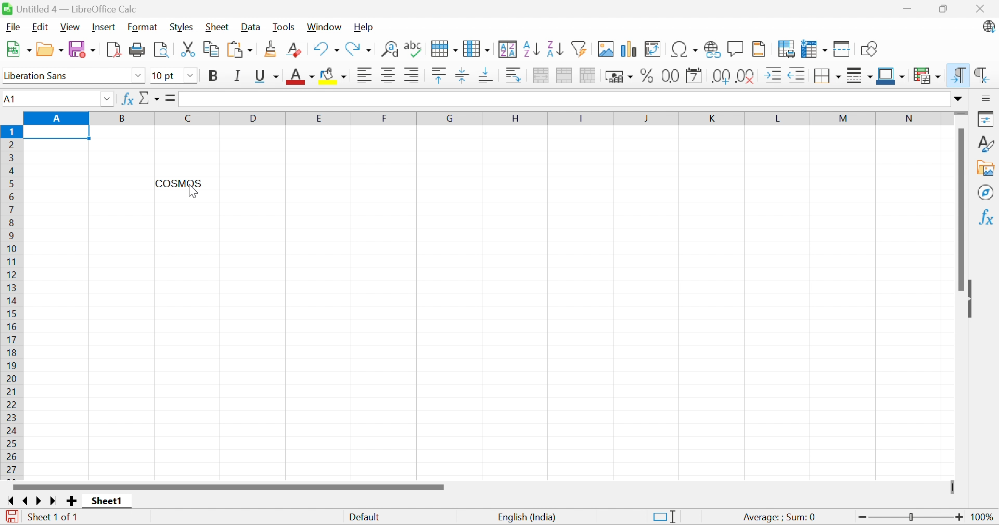 This screenshot has height=525, width=999. Describe the element at coordinates (412, 47) in the screenshot. I see `Spelling` at that location.